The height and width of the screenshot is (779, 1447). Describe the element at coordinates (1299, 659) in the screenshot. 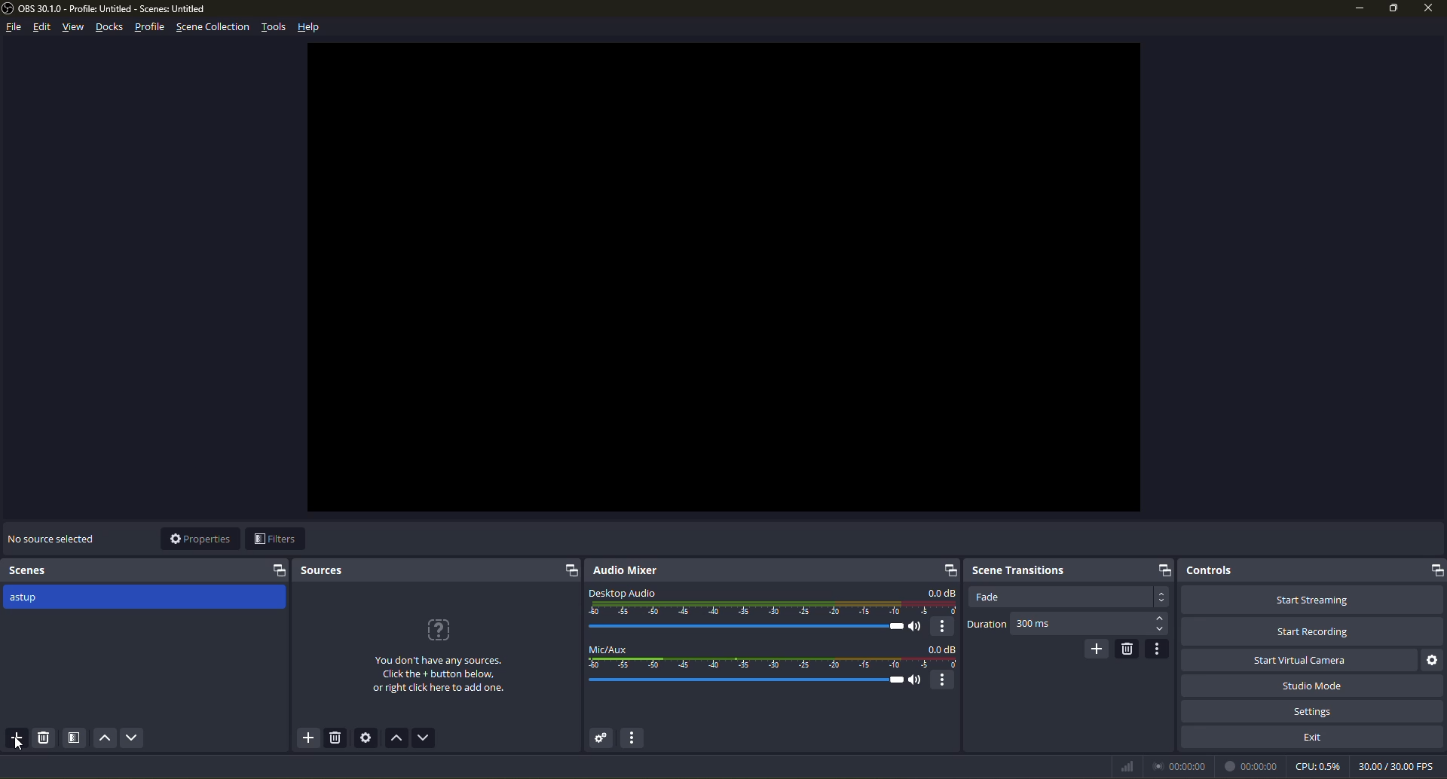

I see `start virtual camera` at that location.